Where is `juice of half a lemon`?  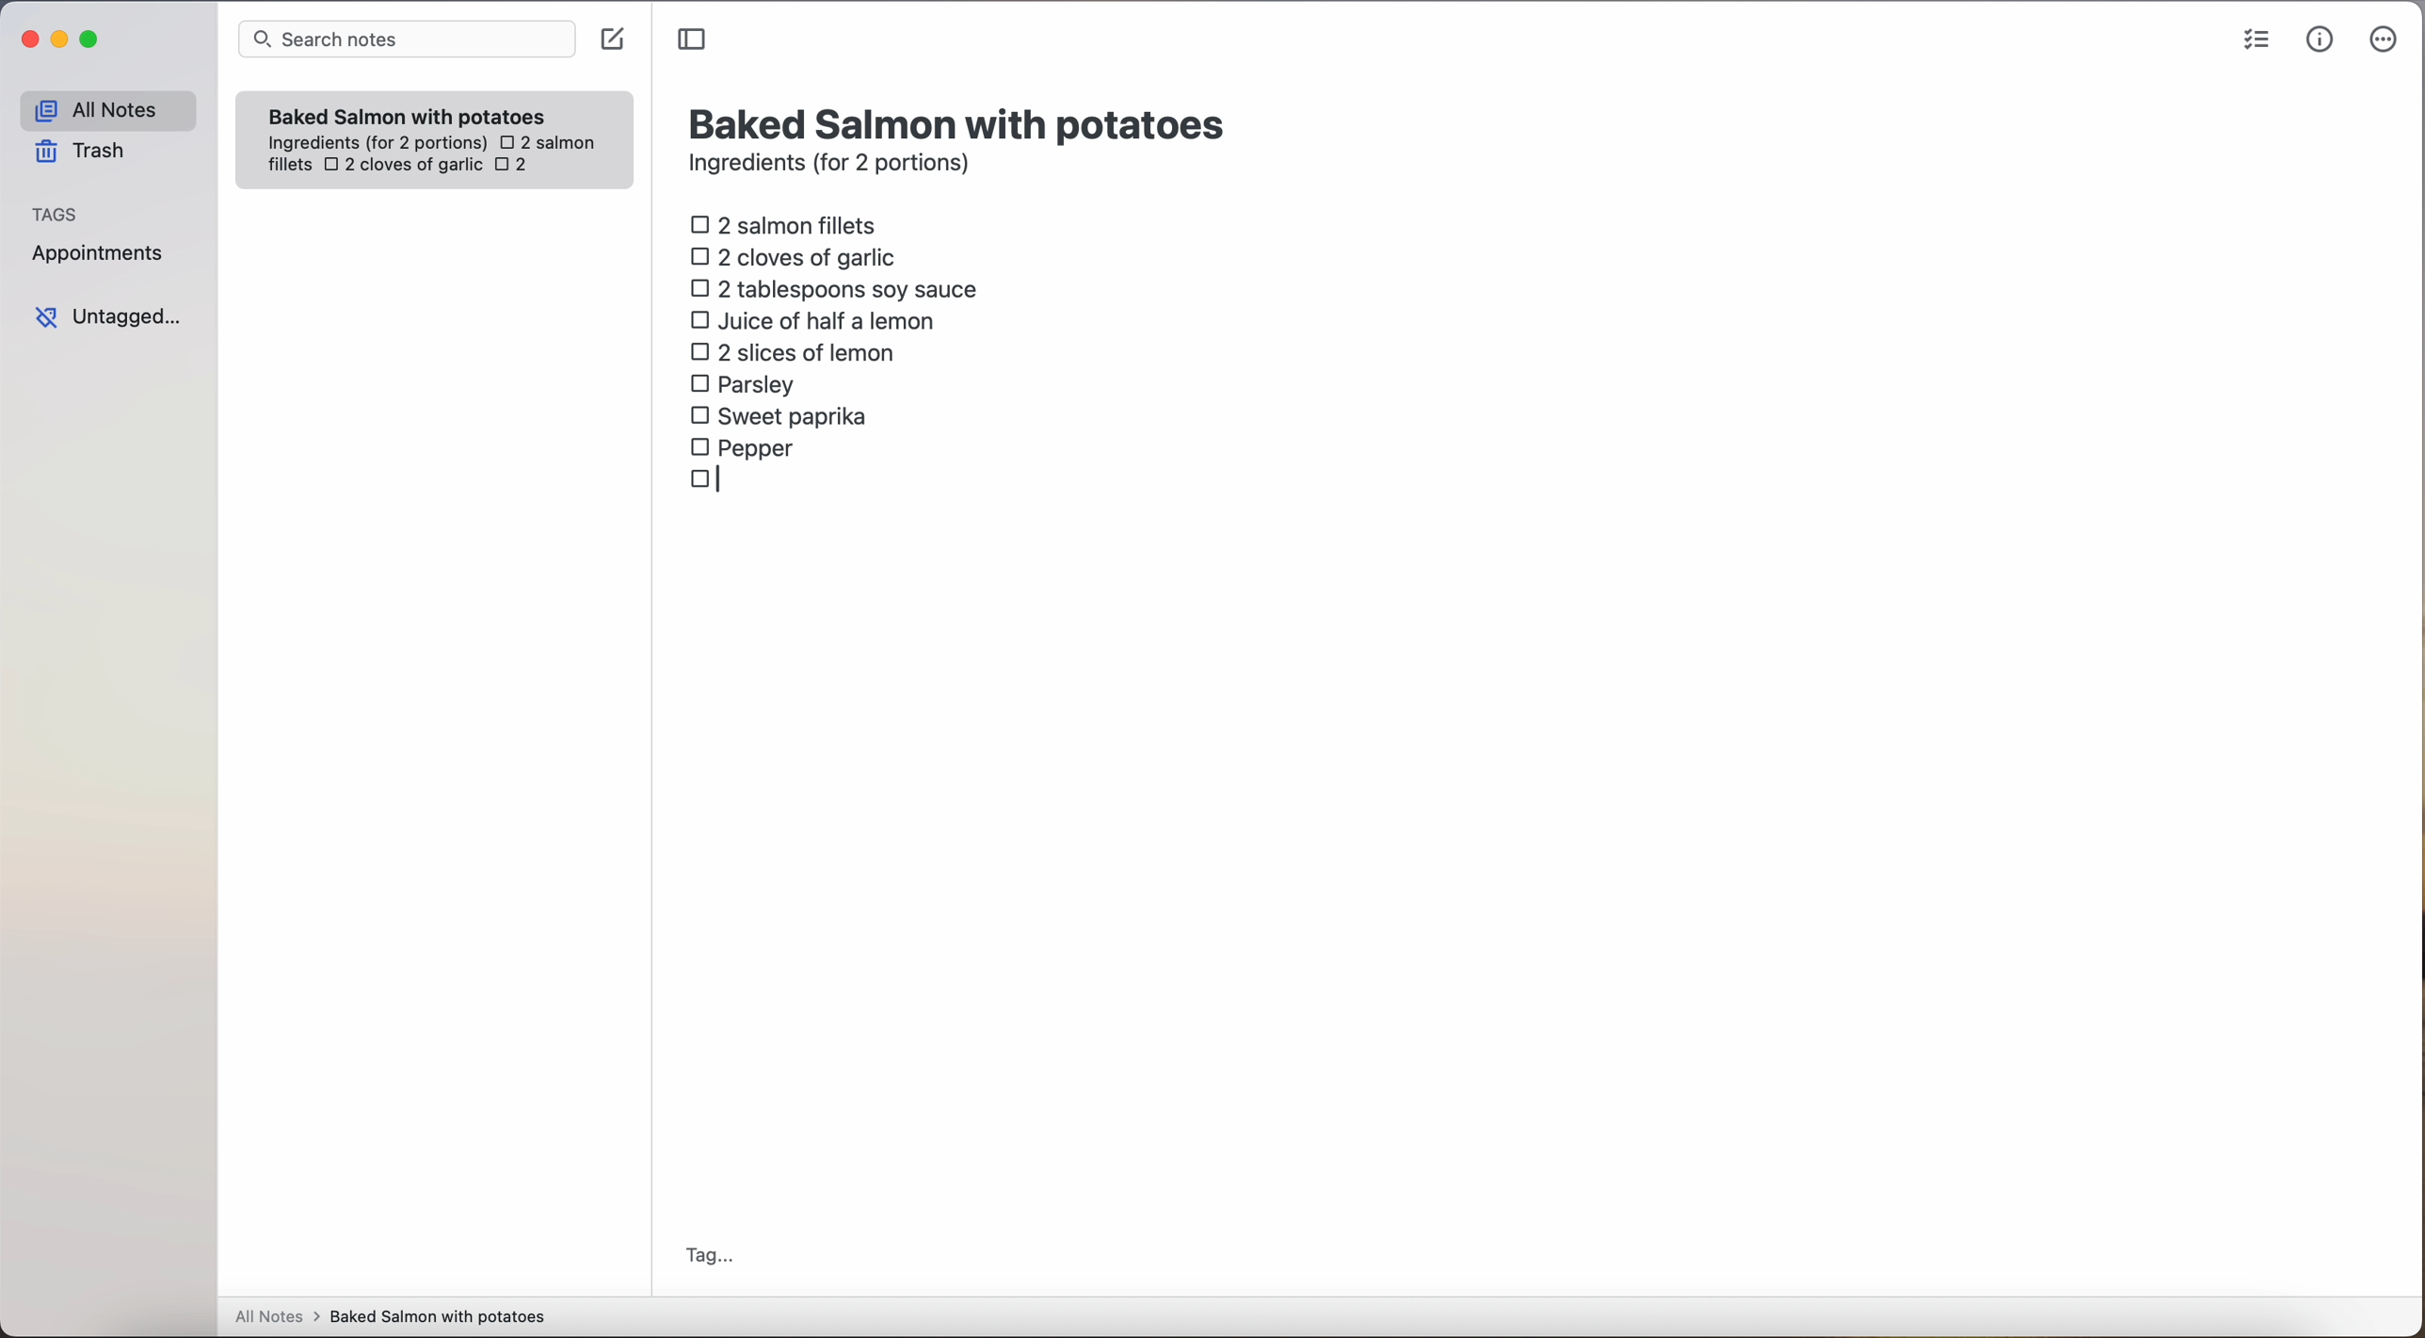
juice of half a lemon is located at coordinates (818, 320).